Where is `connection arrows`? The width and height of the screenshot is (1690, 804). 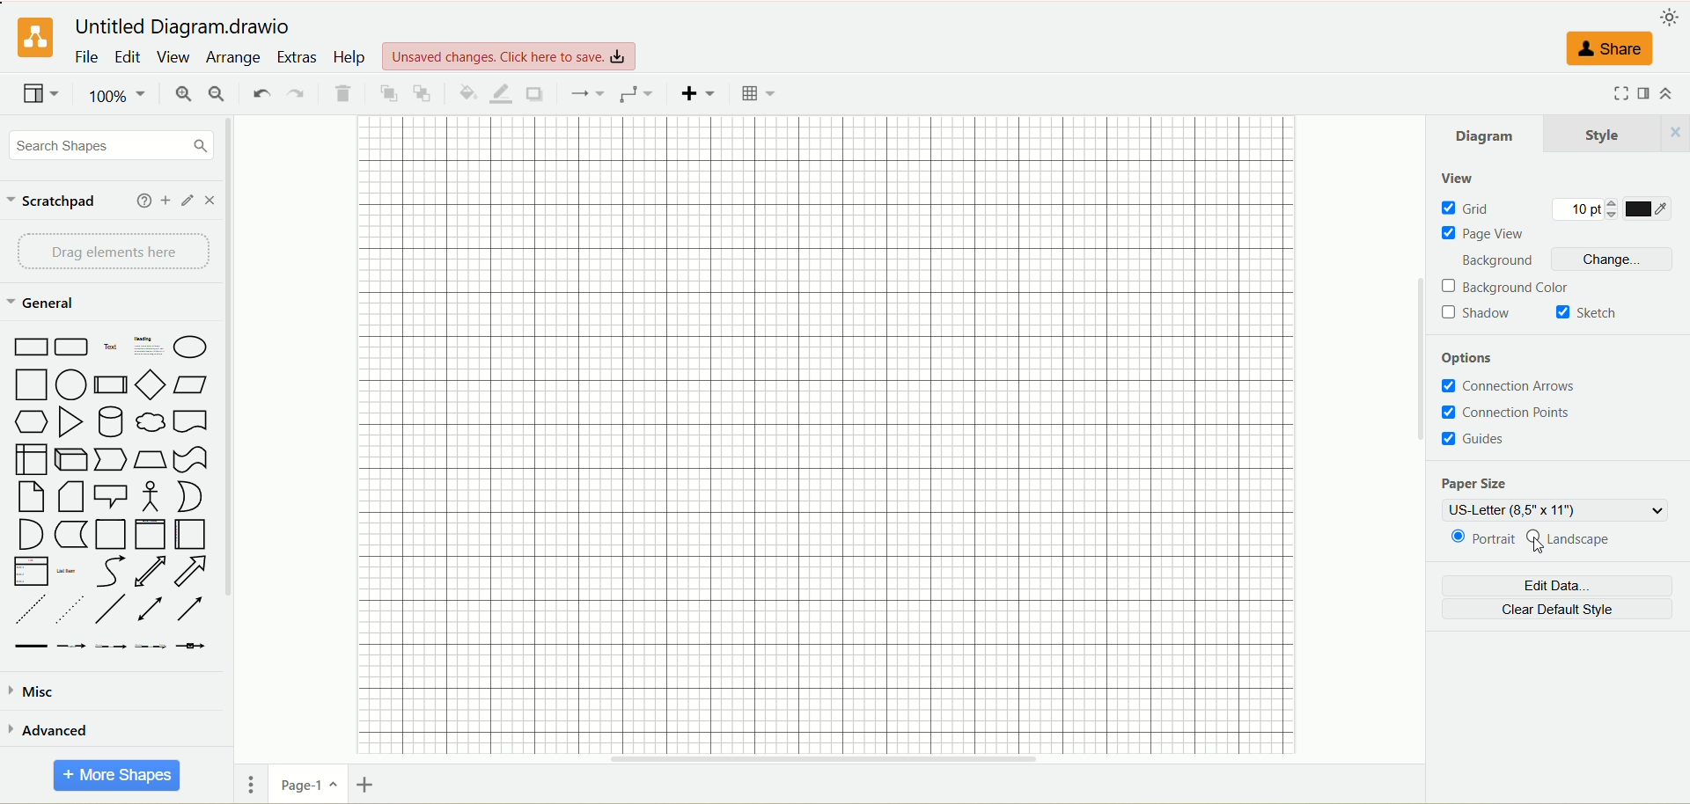
connection arrows is located at coordinates (1512, 385).